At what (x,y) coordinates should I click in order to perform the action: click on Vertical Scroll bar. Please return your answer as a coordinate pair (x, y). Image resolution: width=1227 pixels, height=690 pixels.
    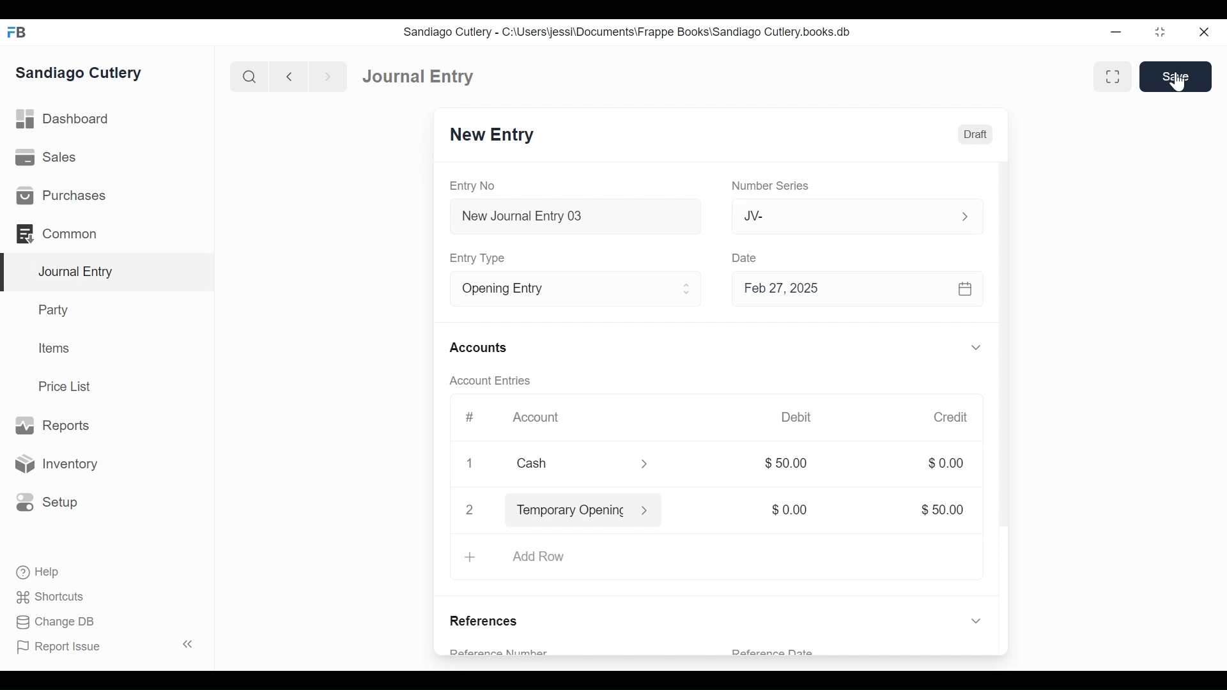
    Looking at the image, I should click on (1005, 370).